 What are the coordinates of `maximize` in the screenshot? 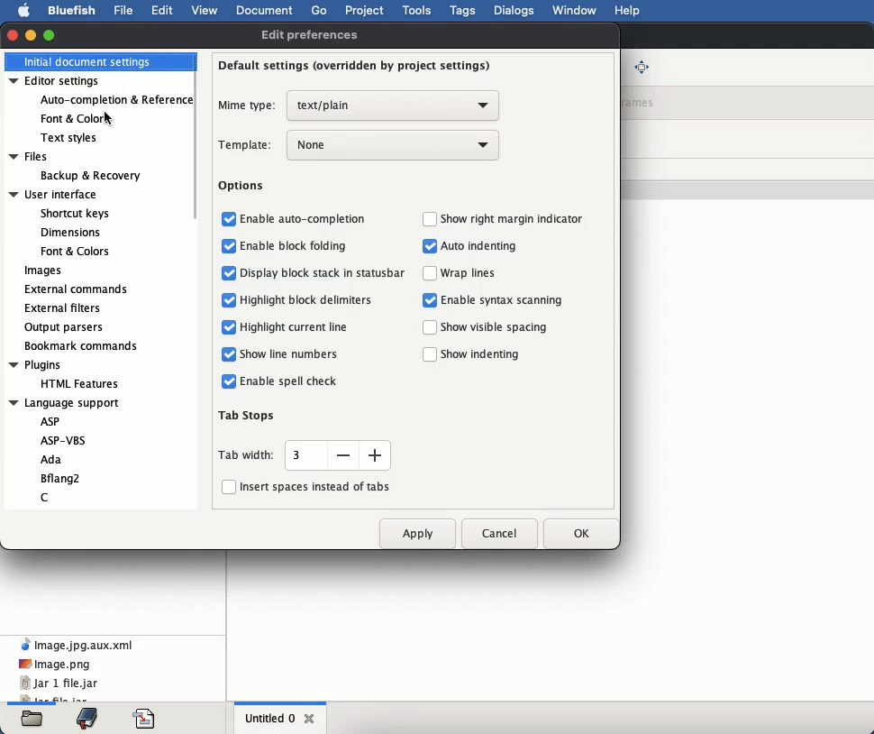 It's located at (50, 33).